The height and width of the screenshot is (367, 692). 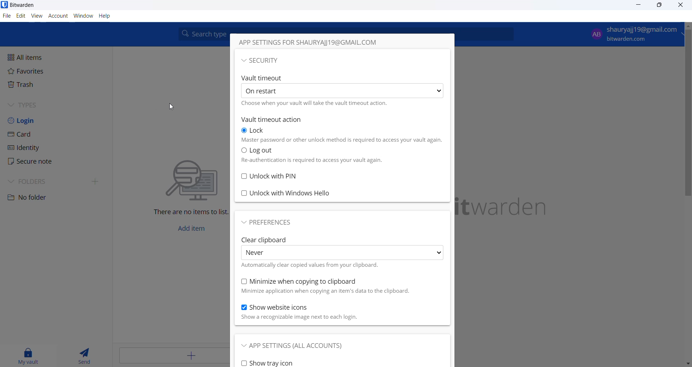 What do you see at coordinates (280, 176) in the screenshot?
I see `unlock with pin` at bounding box center [280, 176].